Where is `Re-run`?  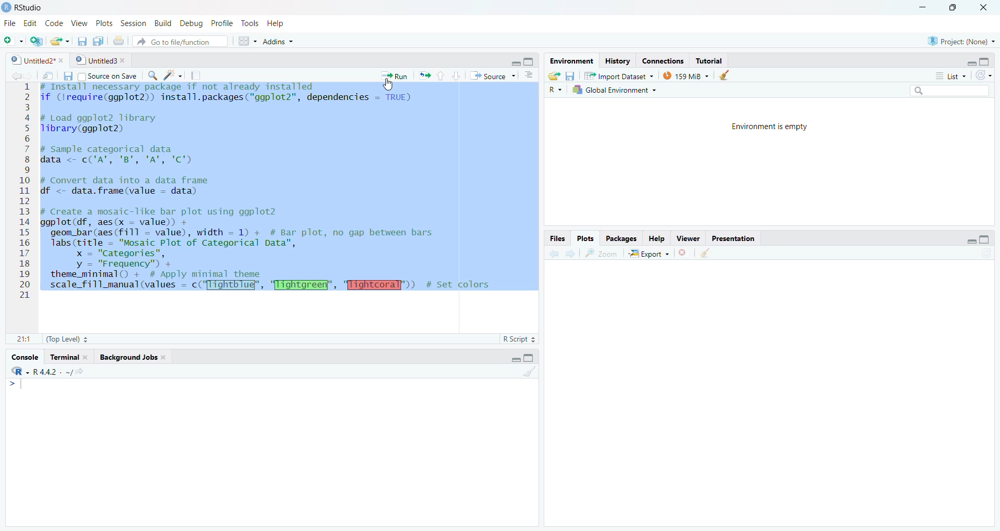
Re-run is located at coordinates (424, 76).